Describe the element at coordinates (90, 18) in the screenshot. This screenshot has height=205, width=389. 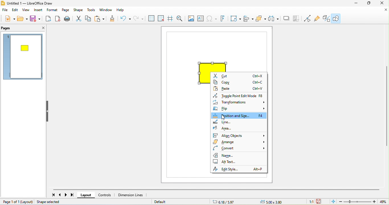
I see `copy` at that location.